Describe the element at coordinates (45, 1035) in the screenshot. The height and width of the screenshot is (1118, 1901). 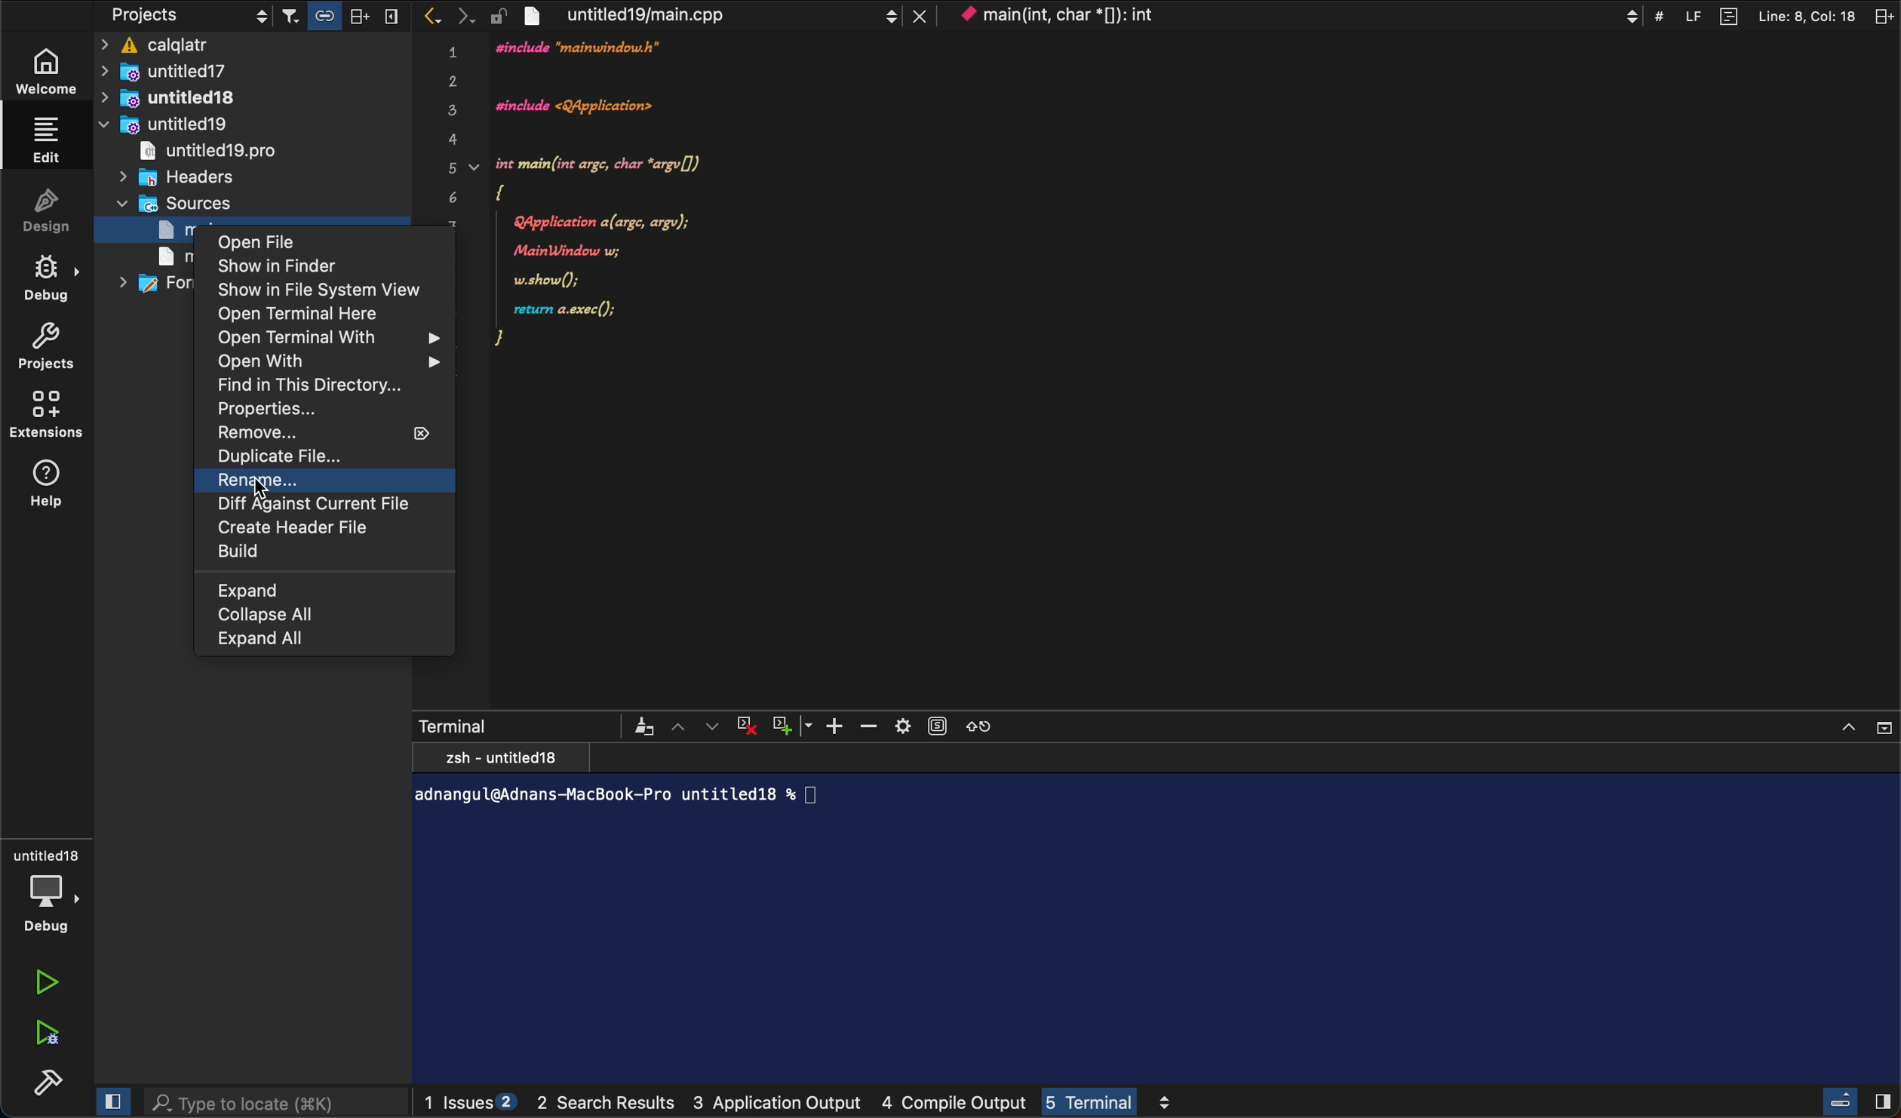
I see `run debug` at that location.